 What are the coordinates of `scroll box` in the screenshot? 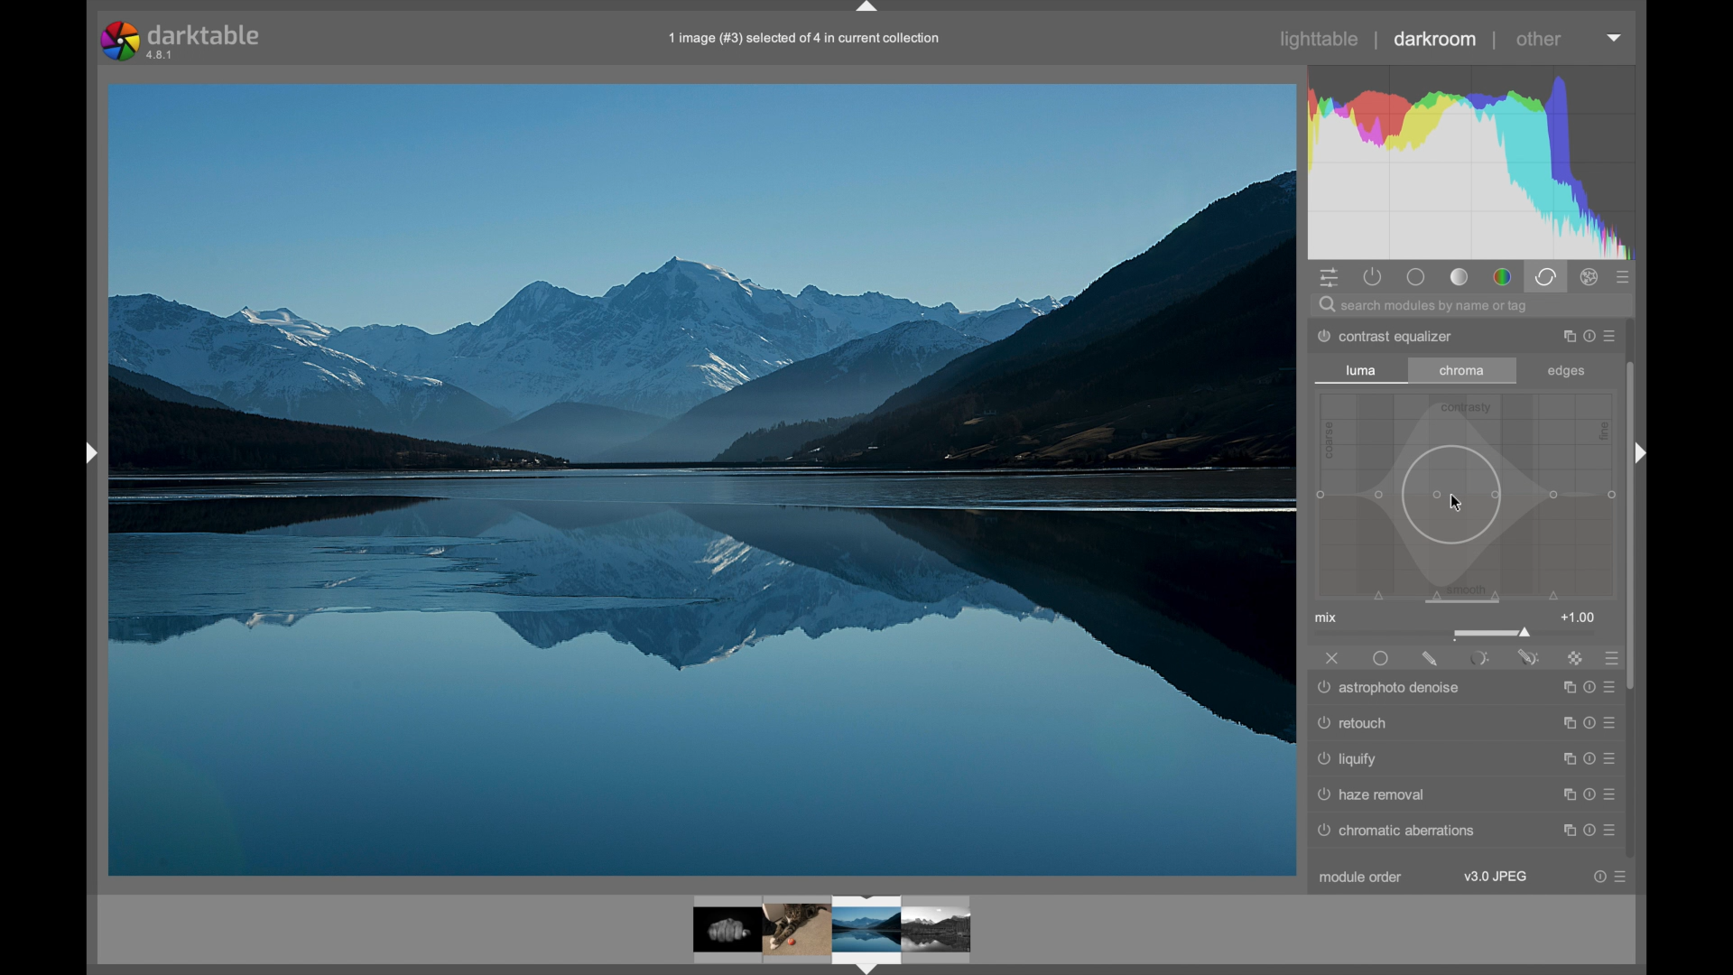 It's located at (1631, 574).